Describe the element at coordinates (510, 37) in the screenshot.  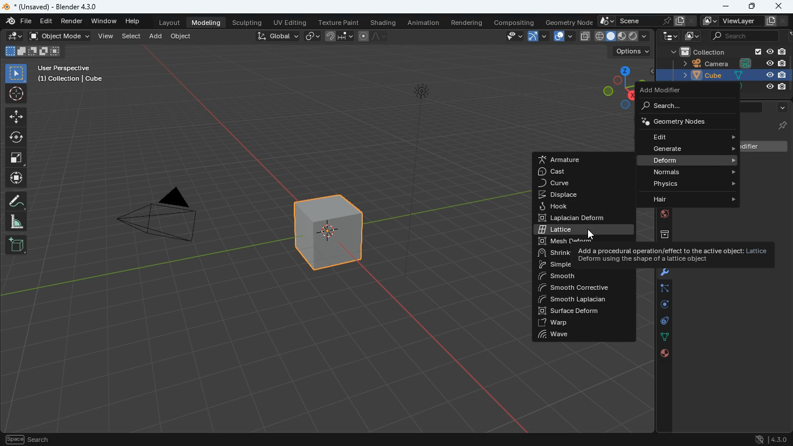
I see `view` at that location.